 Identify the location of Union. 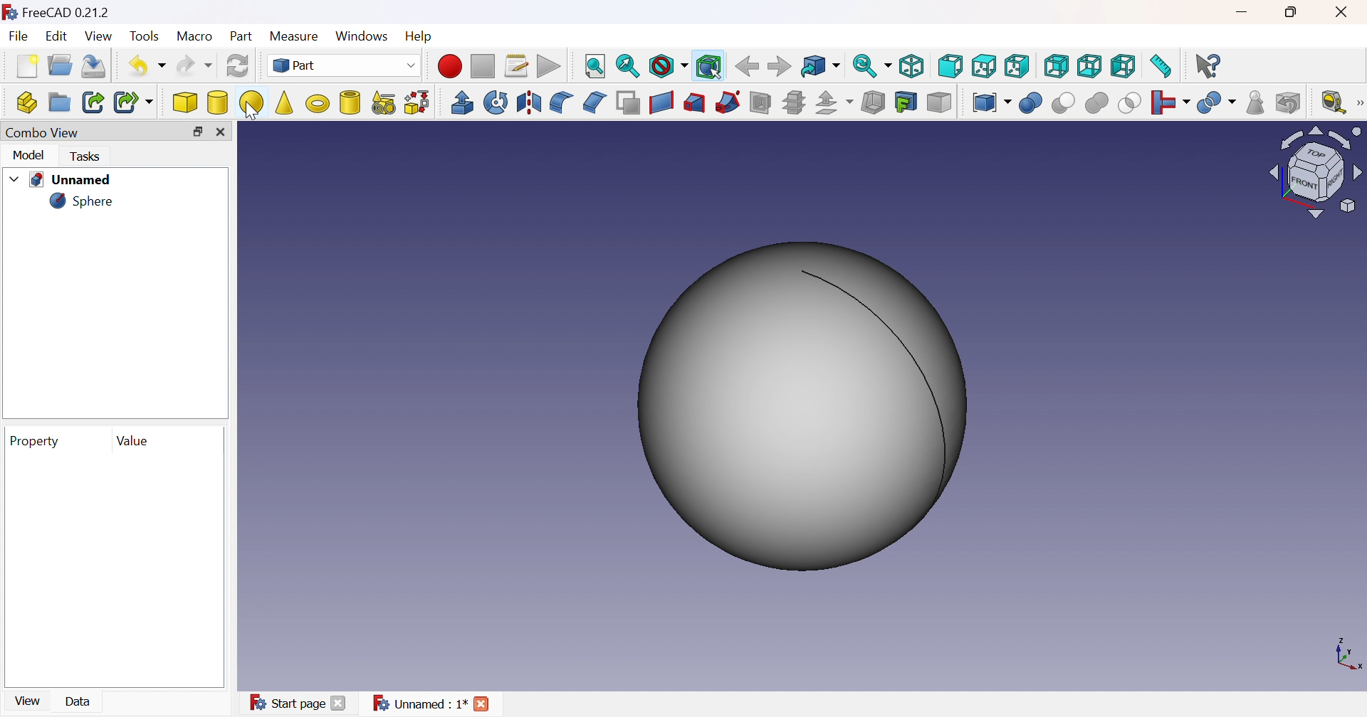
(1100, 103).